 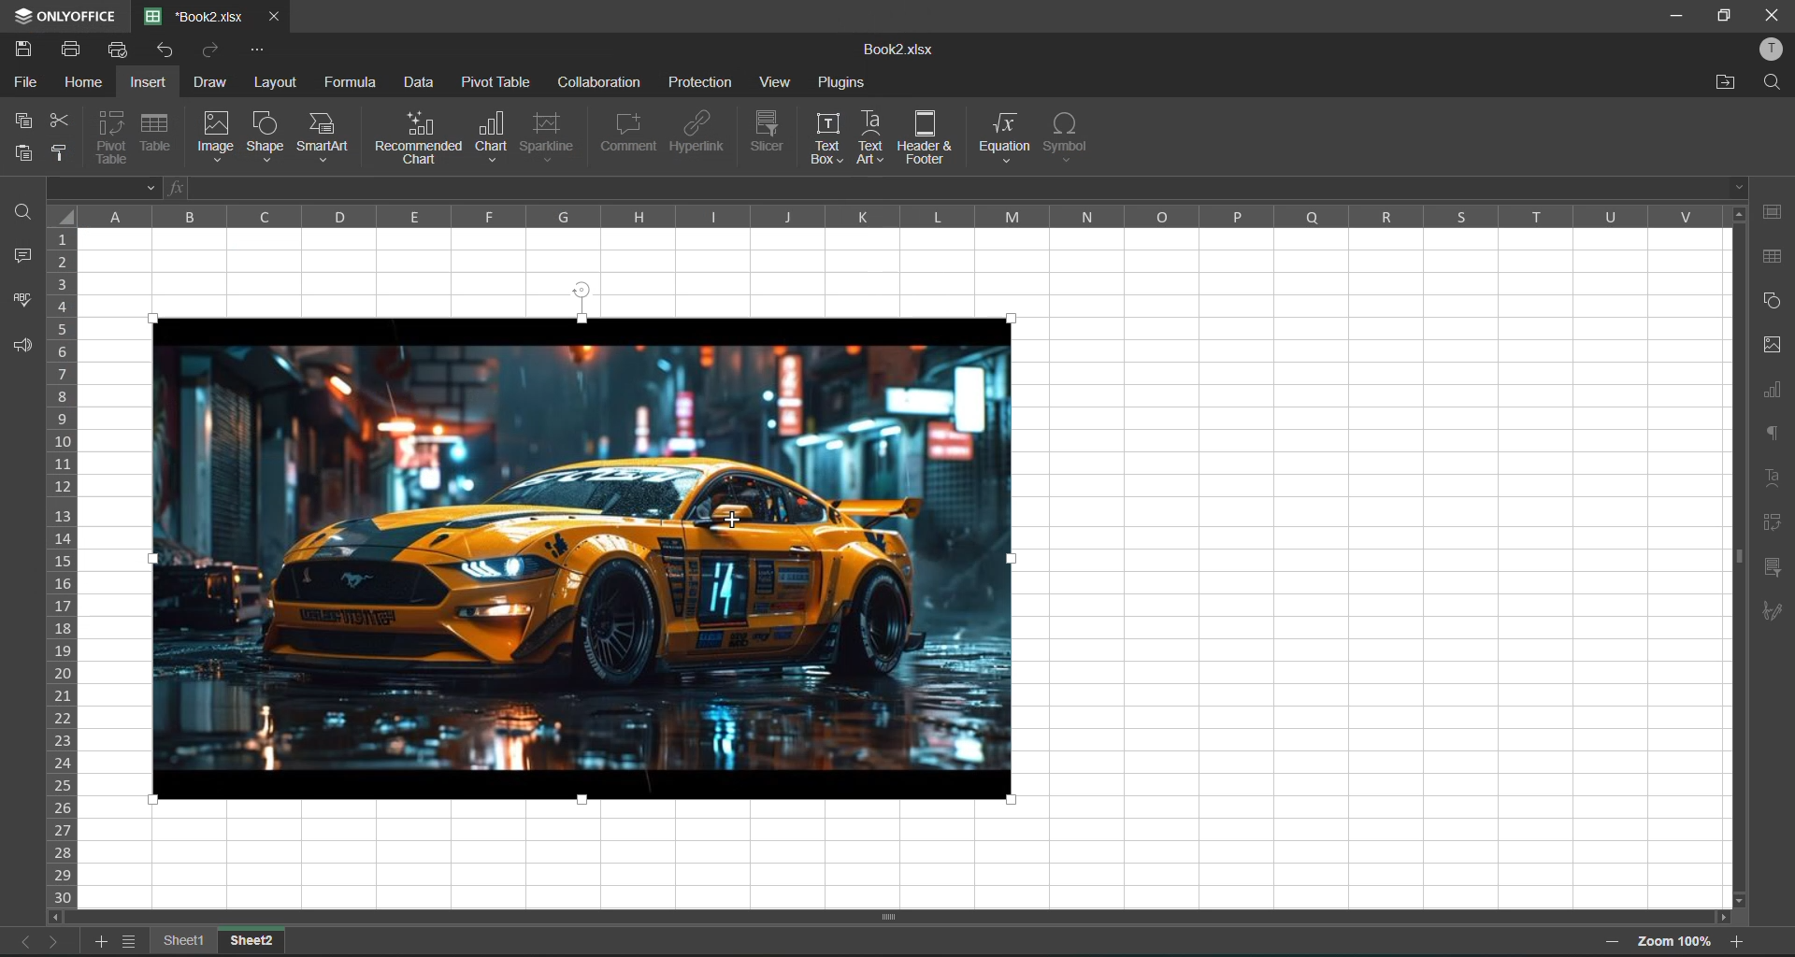 What do you see at coordinates (550, 136) in the screenshot?
I see `sparkline` at bounding box center [550, 136].